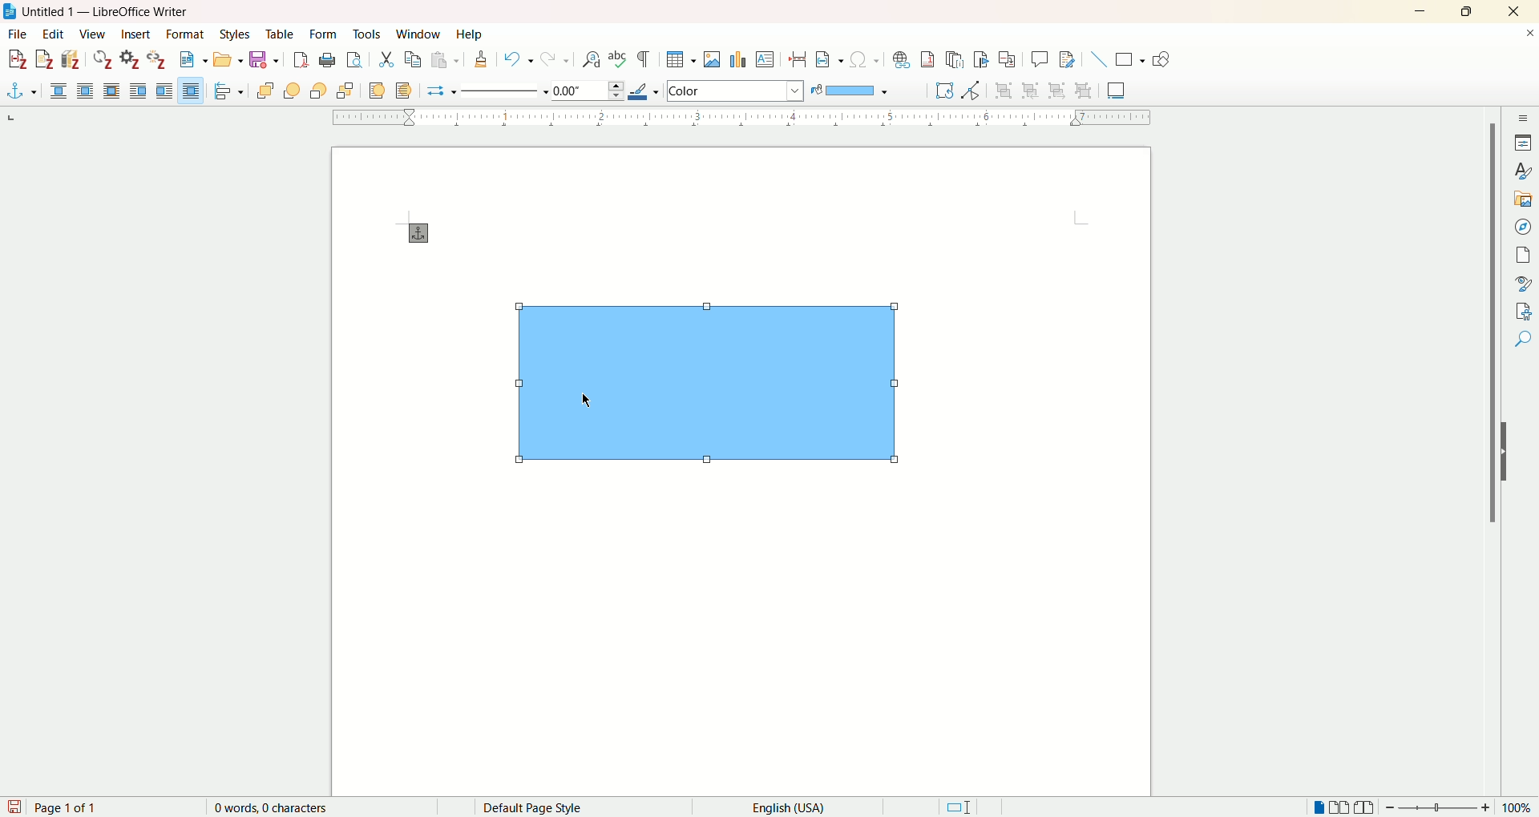  What do you see at coordinates (442, 90) in the screenshot?
I see `arrowheads for lines` at bounding box center [442, 90].